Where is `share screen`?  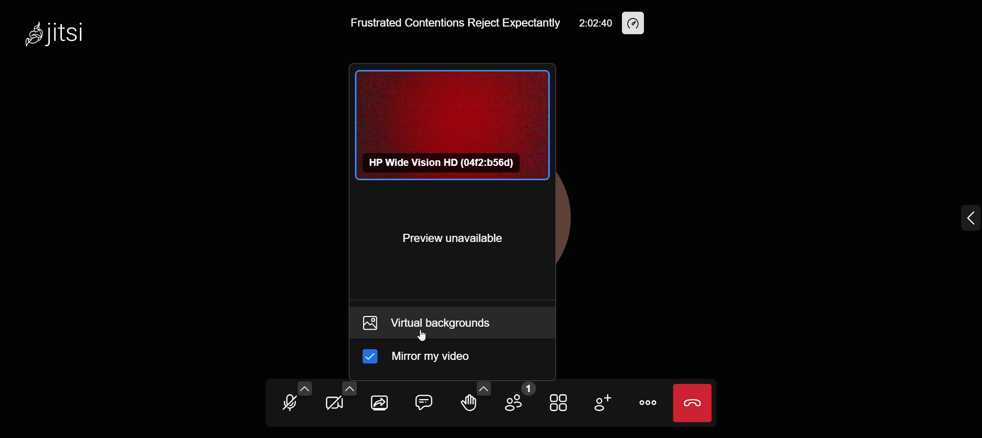
share screen is located at coordinates (378, 405).